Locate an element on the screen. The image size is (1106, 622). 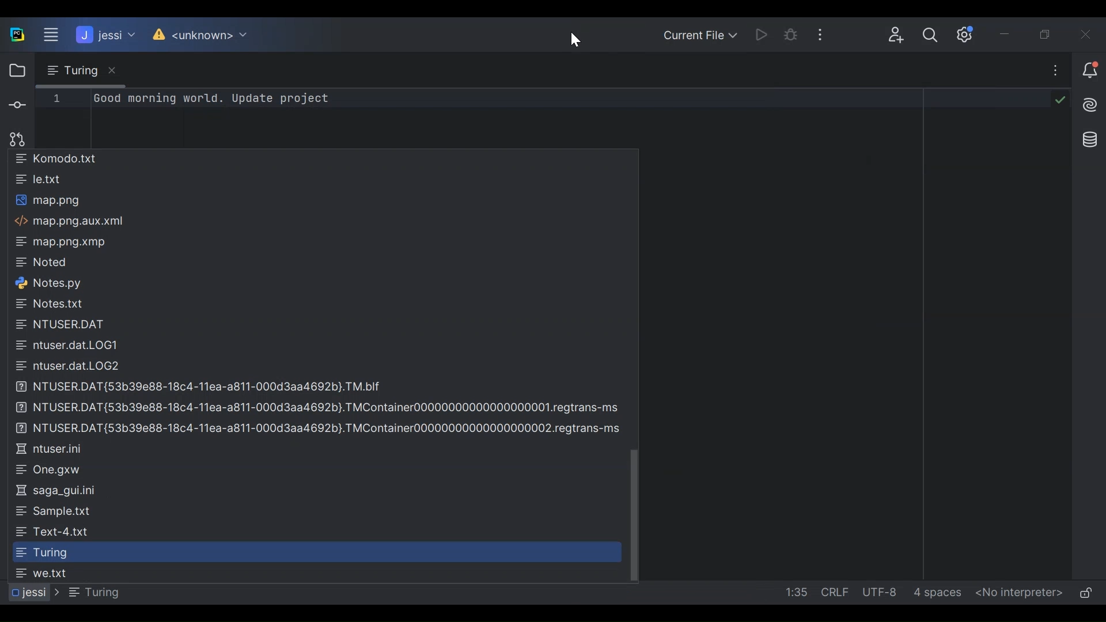
AI Assistant is located at coordinates (1087, 104).